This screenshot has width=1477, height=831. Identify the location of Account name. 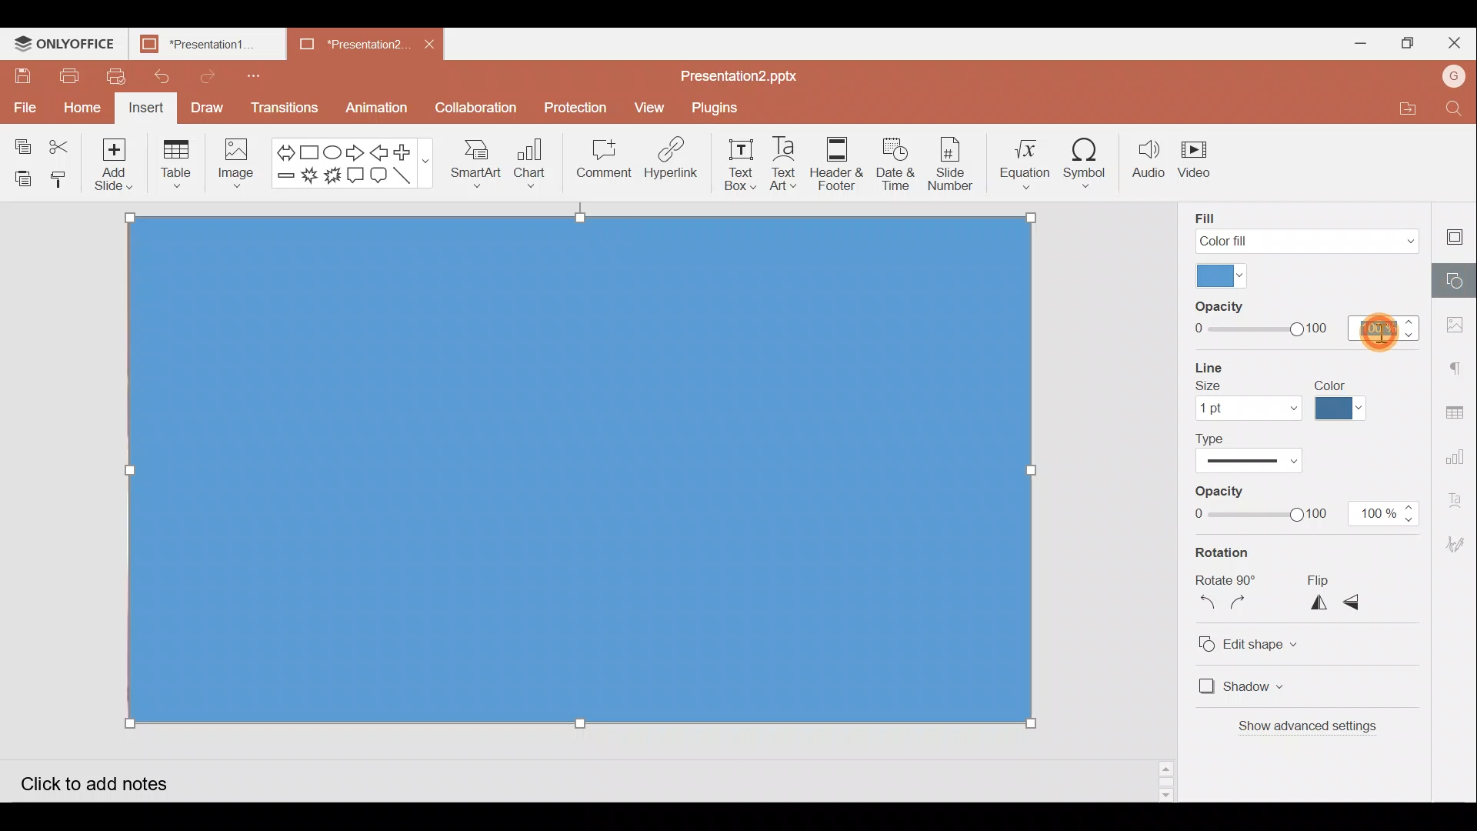
(1455, 76).